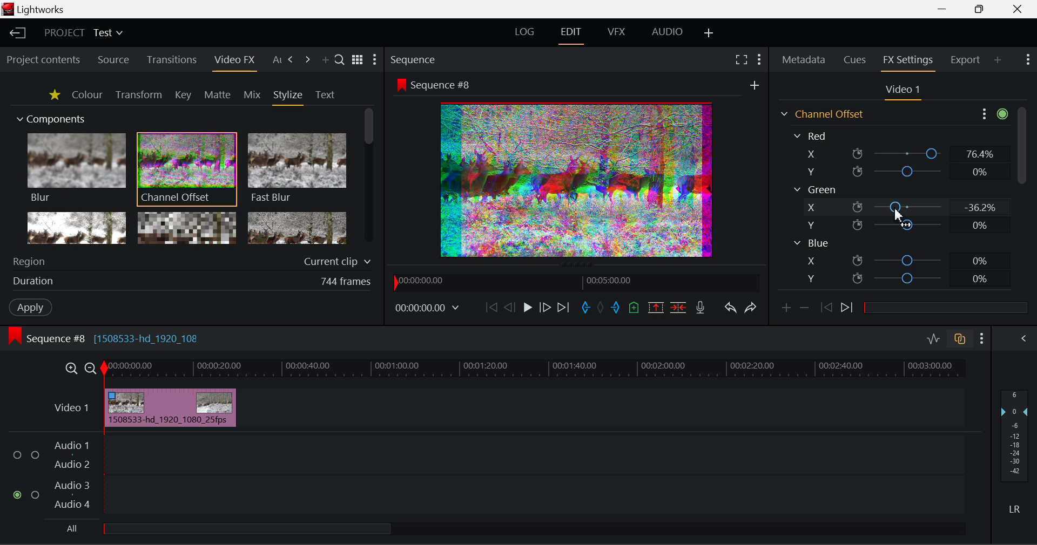 This screenshot has height=545, width=1037. Describe the element at coordinates (981, 339) in the screenshot. I see `Show Settings` at that location.